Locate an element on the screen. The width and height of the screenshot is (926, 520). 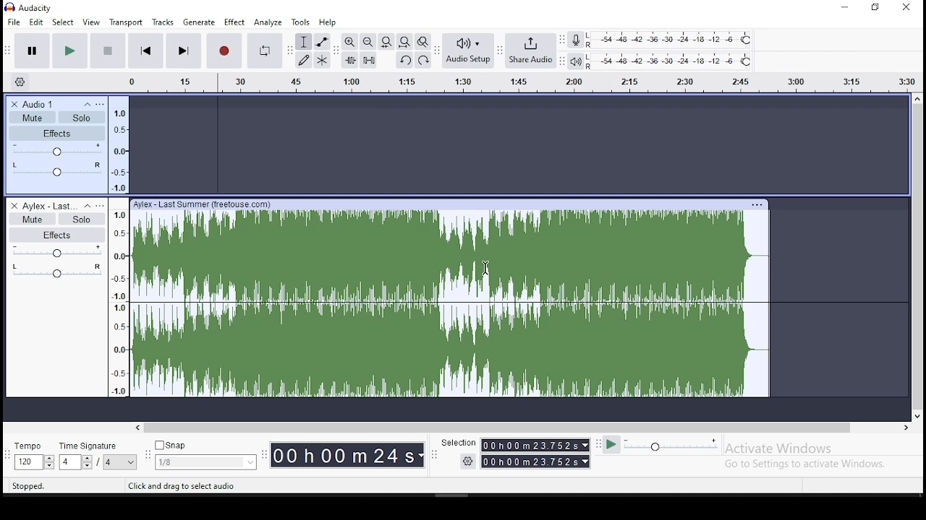
undo is located at coordinates (404, 60).